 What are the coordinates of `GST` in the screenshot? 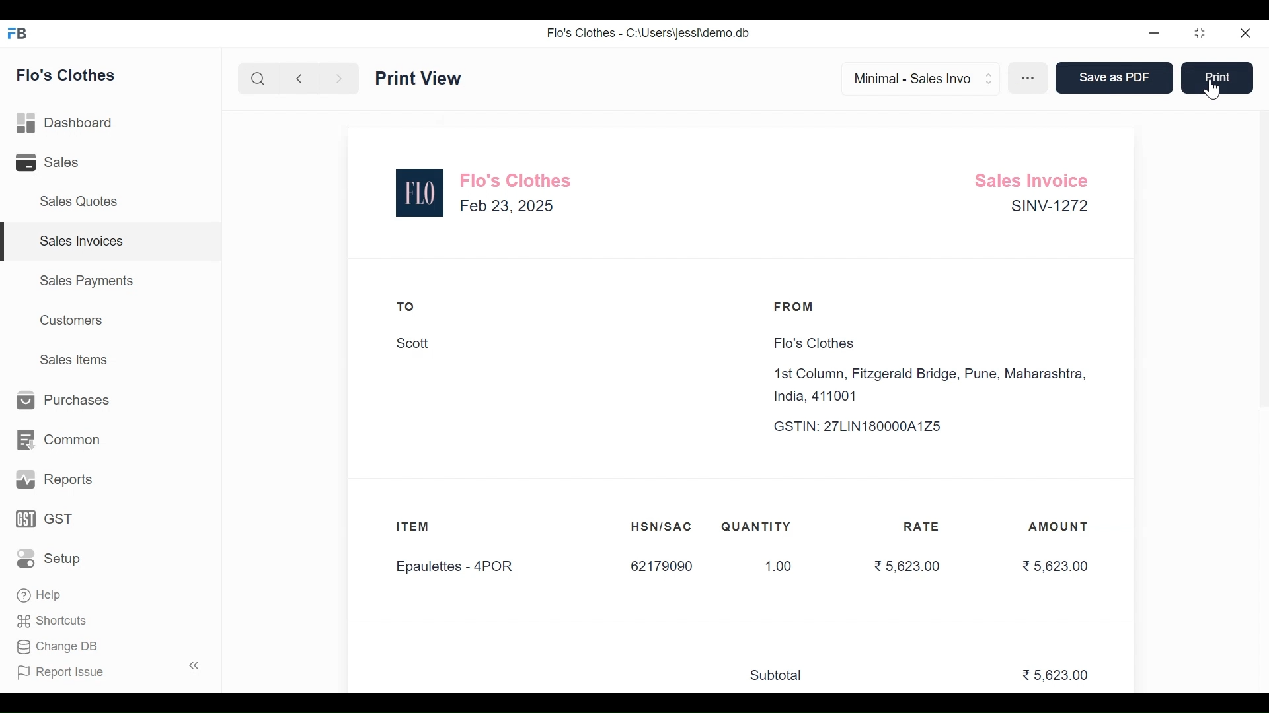 It's located at (45, 518).